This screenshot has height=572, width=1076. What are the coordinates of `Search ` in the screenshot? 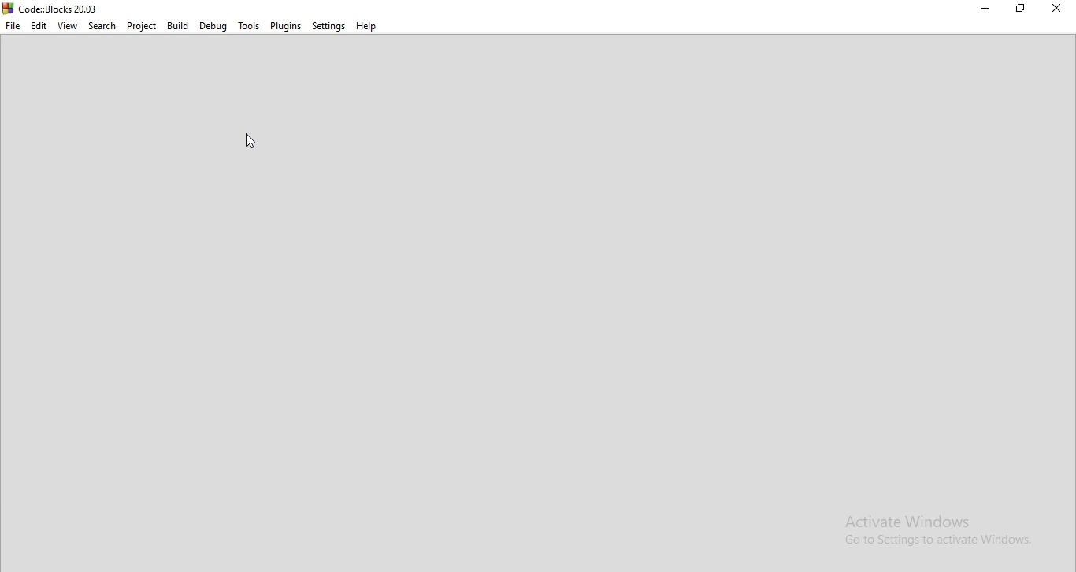 It's located at (101, 26).